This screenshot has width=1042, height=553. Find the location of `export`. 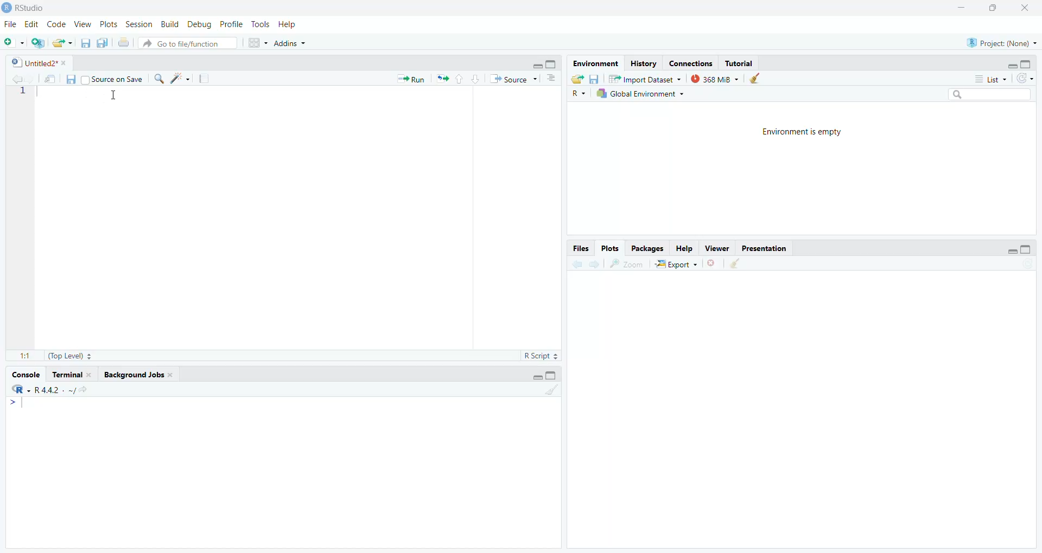

export is located at coordinates (62, 43).